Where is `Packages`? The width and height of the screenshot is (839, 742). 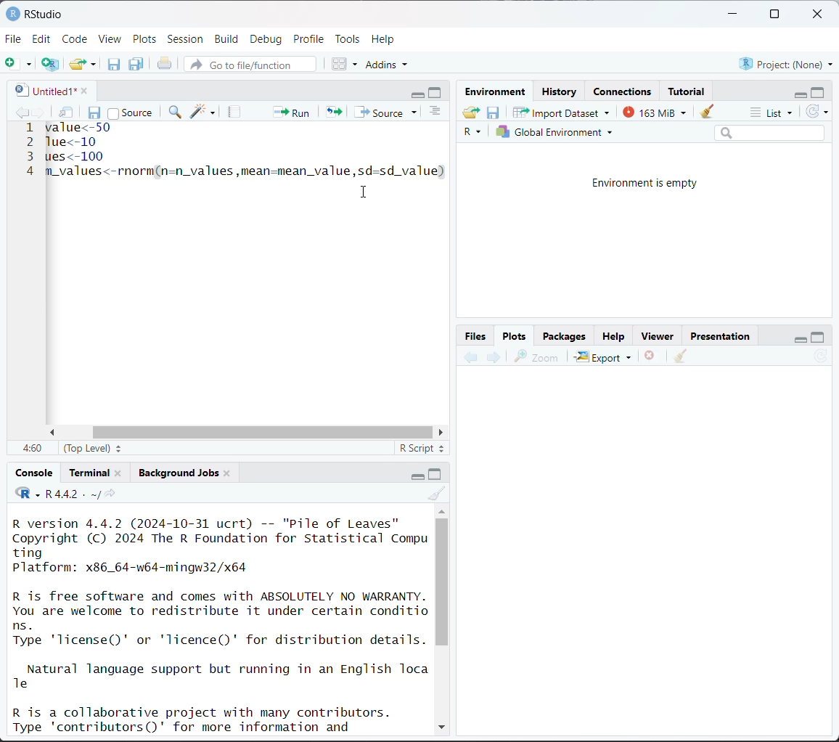 Packages is located at coordinates (564, 335).